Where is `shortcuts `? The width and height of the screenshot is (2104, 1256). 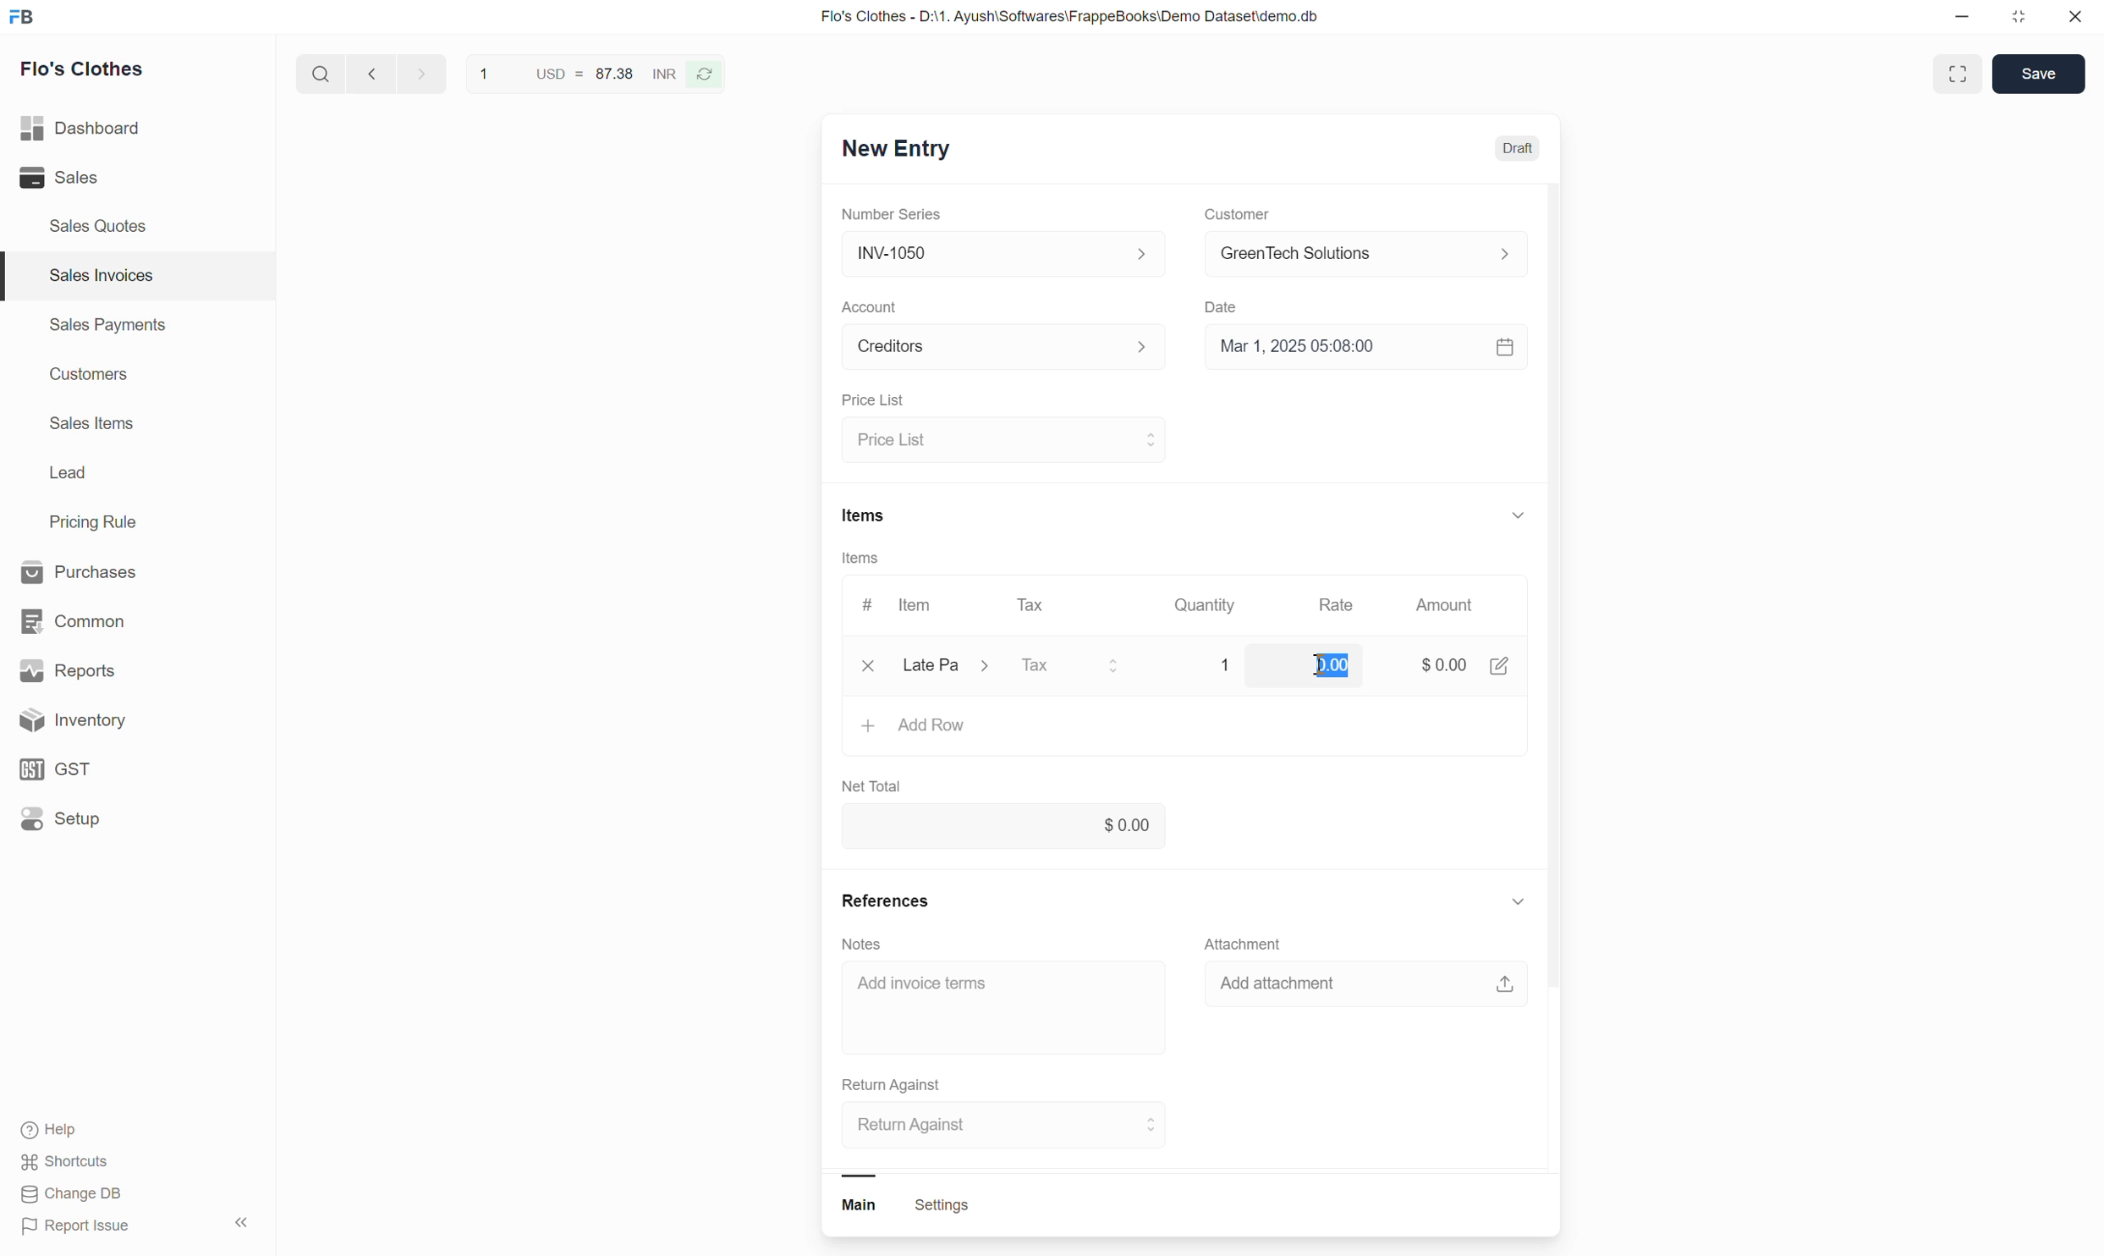 shortcuts  is located at coordinates (81, 1161).